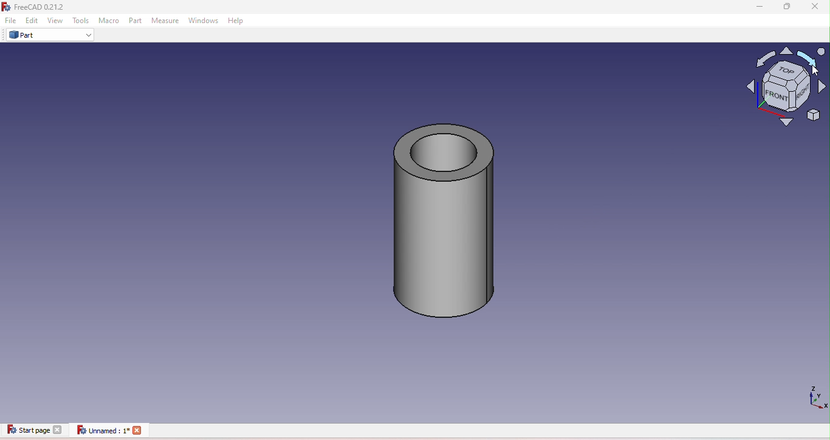 The width and height of the screenshot is (830, 440). I want to click on Navigation cube, so click(780, 87).